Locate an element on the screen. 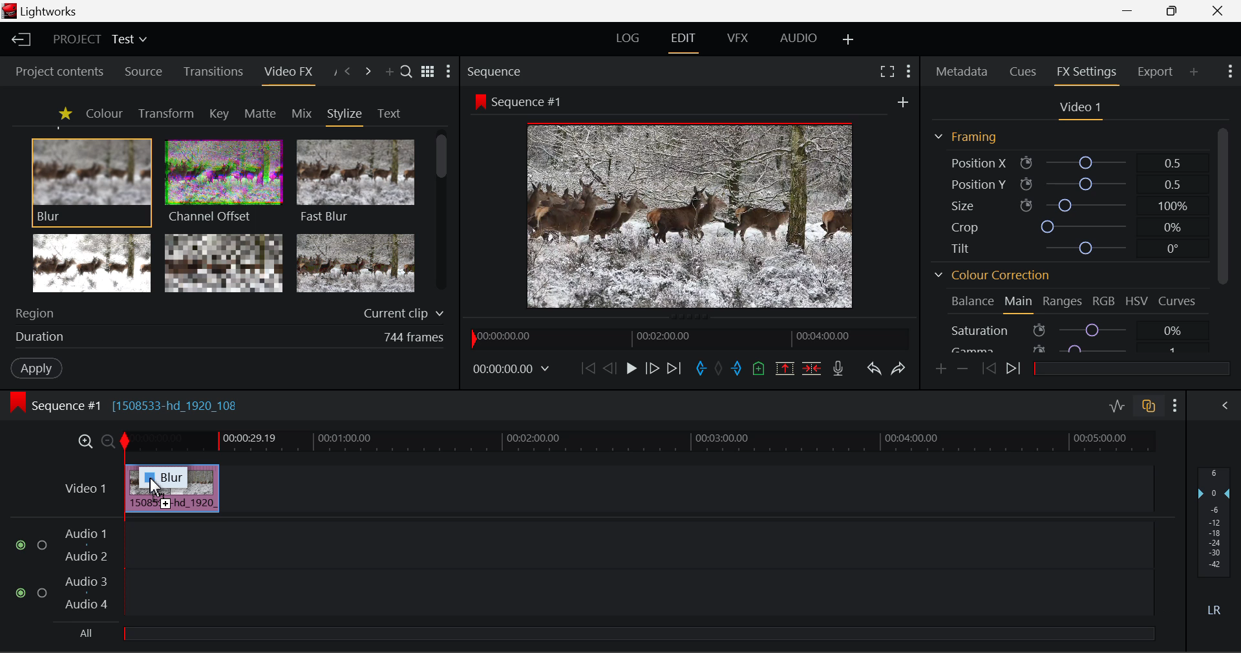  Matte is located at coordinates (260, 113).